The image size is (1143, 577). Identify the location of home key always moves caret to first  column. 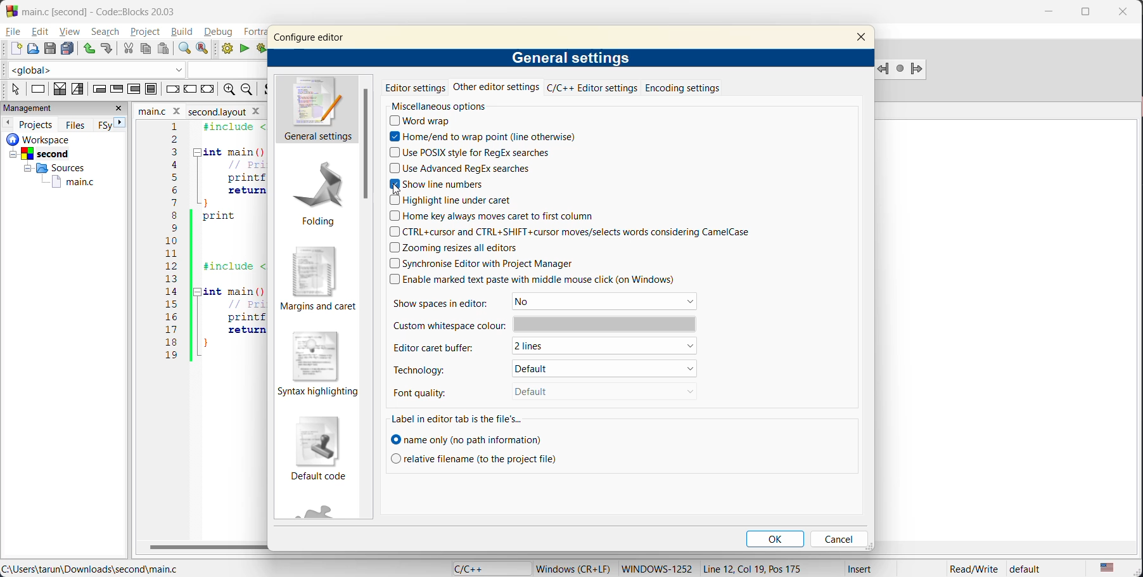
(497, 217).